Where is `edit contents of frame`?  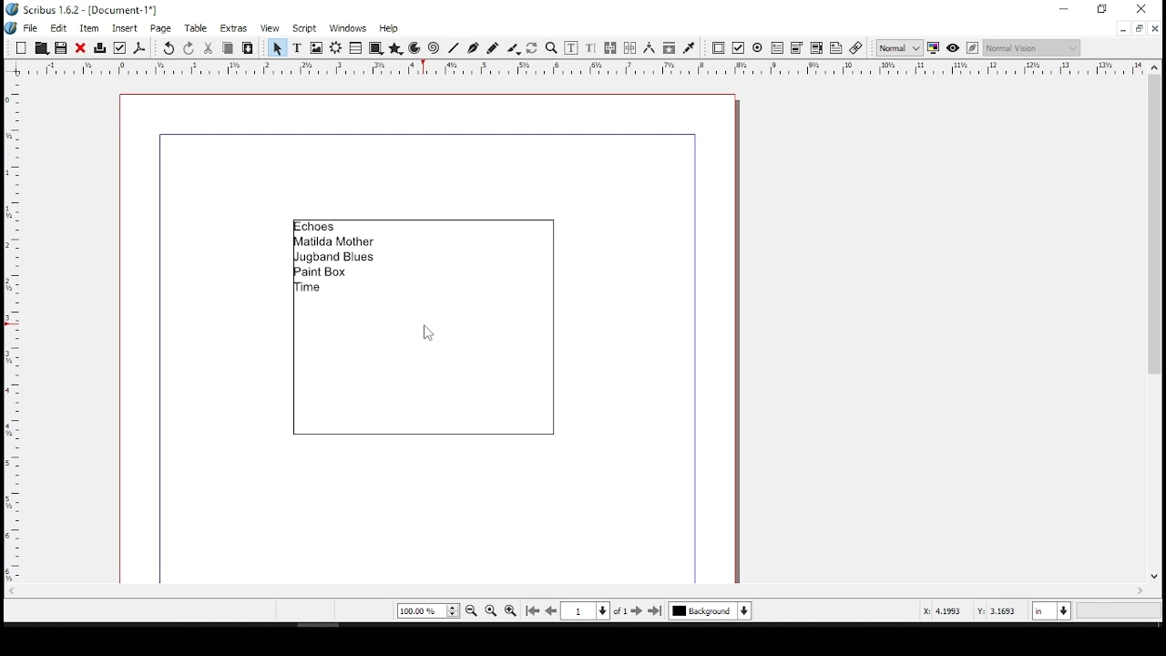
edit contents of frame is located at coordinates (570, 48).